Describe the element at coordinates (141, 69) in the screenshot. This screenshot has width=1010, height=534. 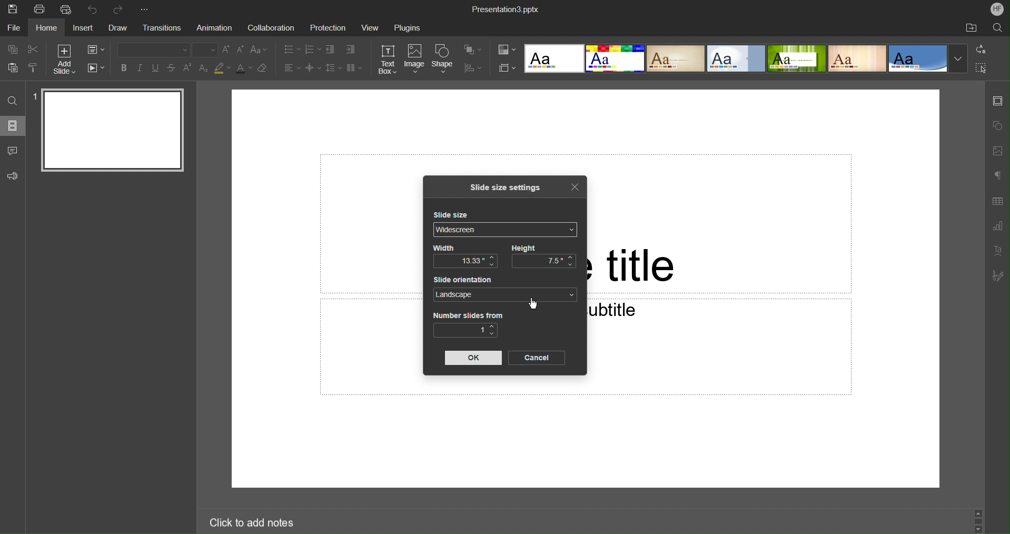
I see `Italics` at that location.